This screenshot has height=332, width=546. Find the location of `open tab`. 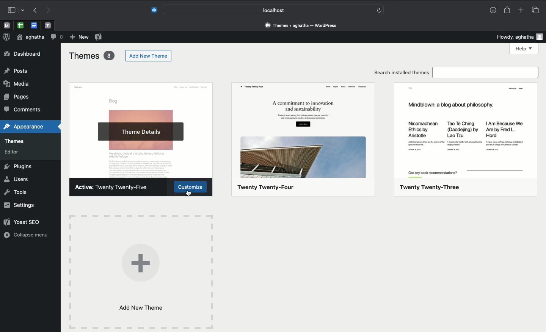

open tab is located at coordinates (48, 26).